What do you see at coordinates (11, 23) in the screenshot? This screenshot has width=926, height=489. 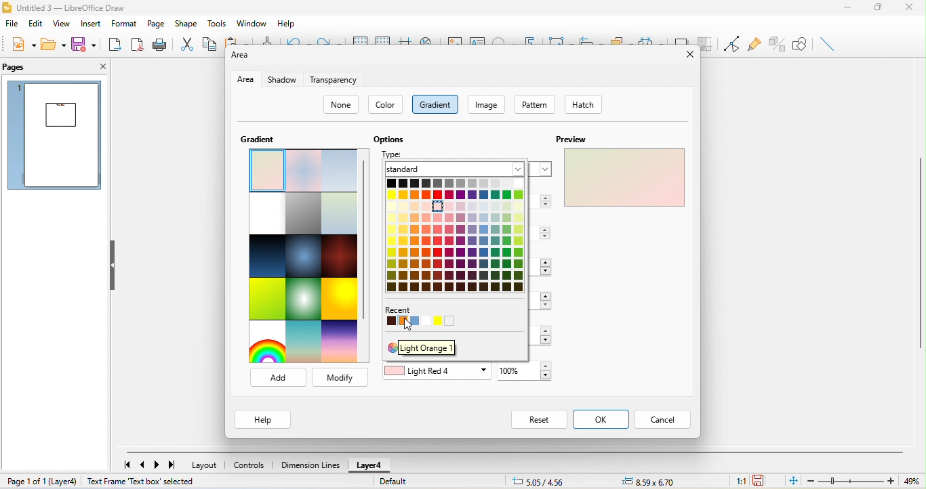 I see `file` at bounding box center [11, 23].